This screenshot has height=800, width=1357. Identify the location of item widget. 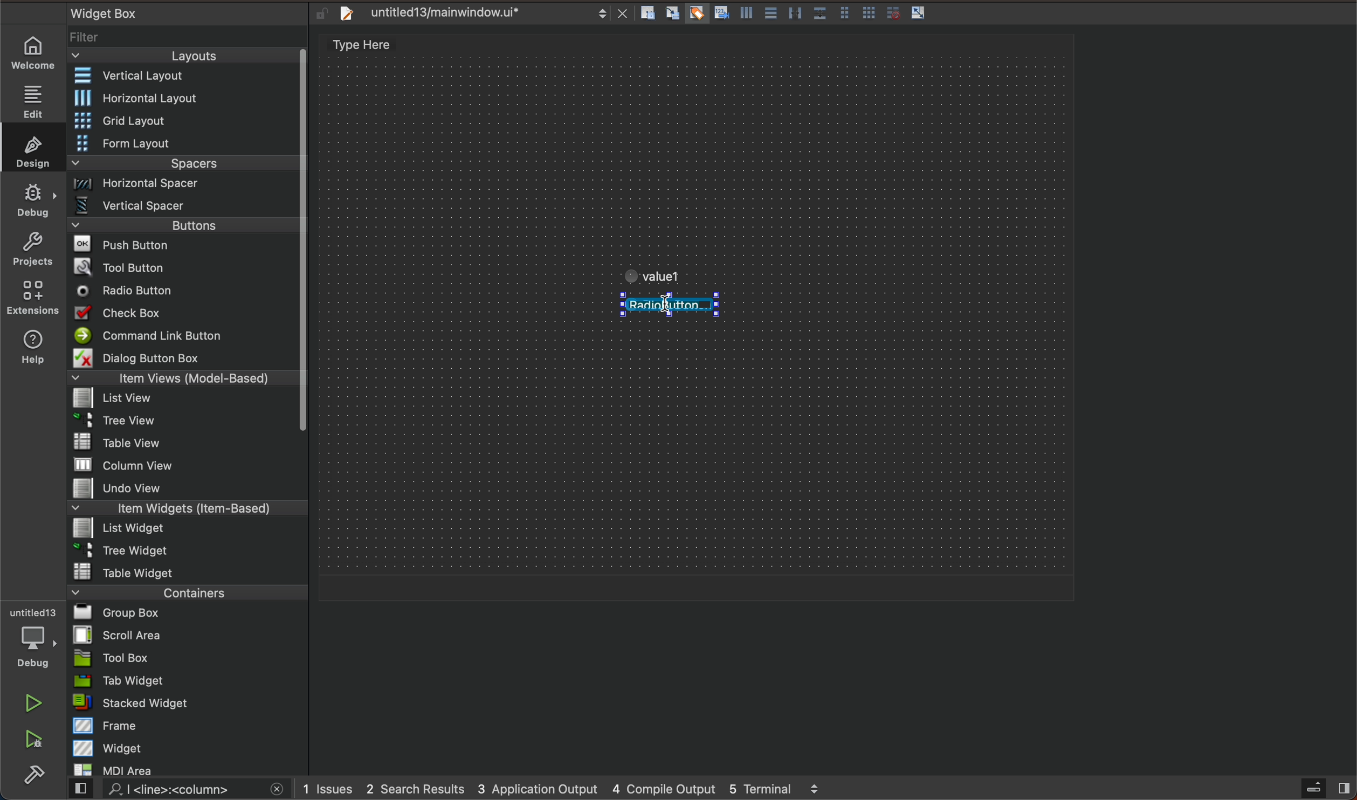
(185, 511).